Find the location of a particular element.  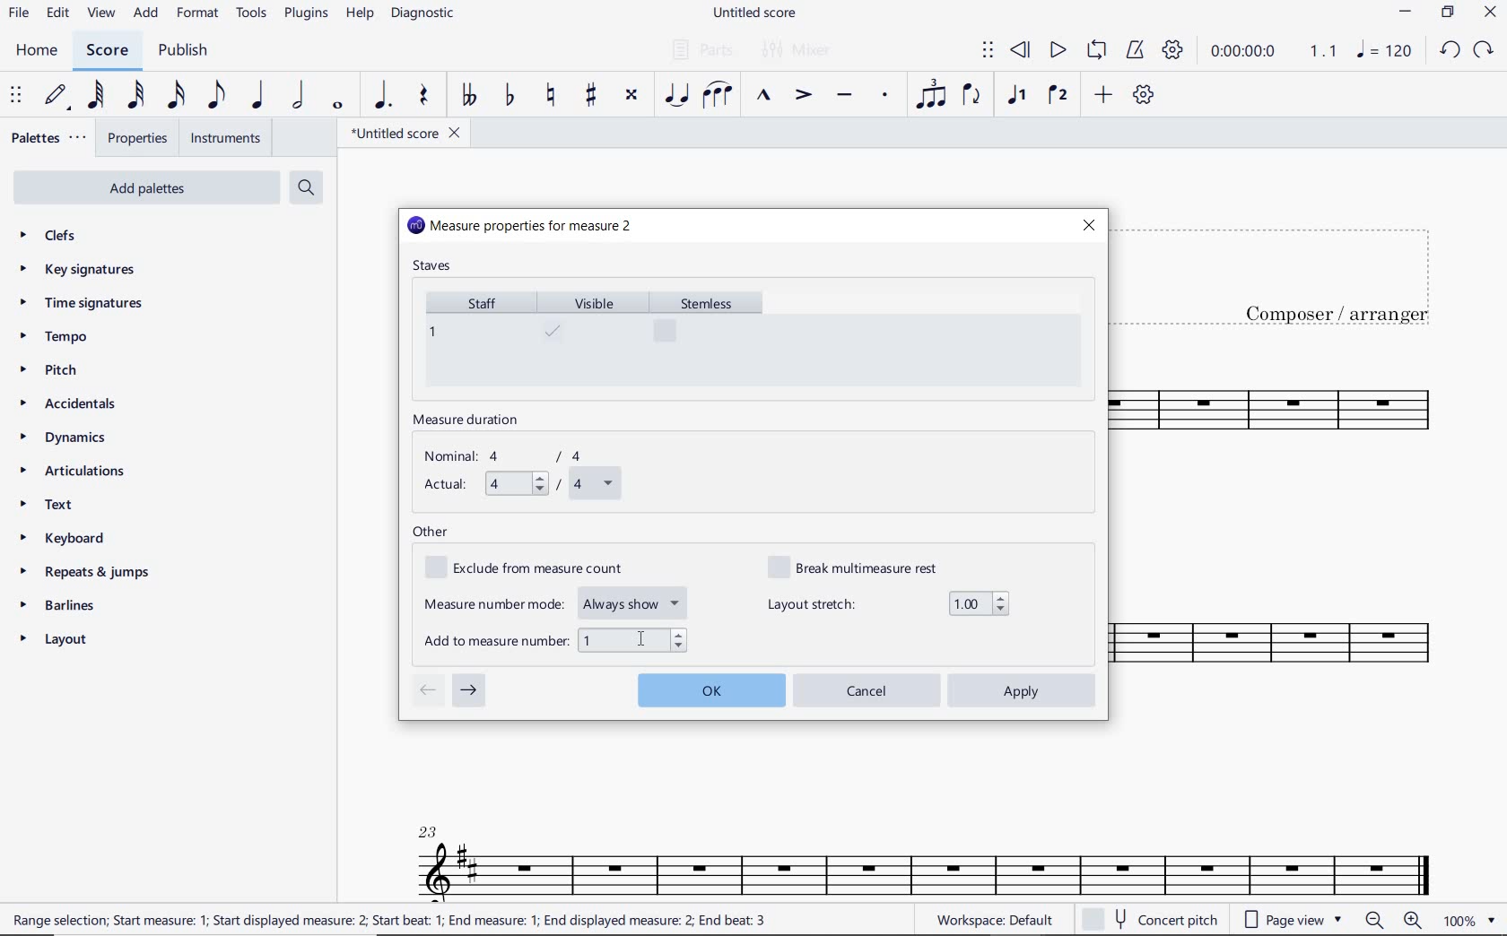

visible is located at coordinates (594, 338).